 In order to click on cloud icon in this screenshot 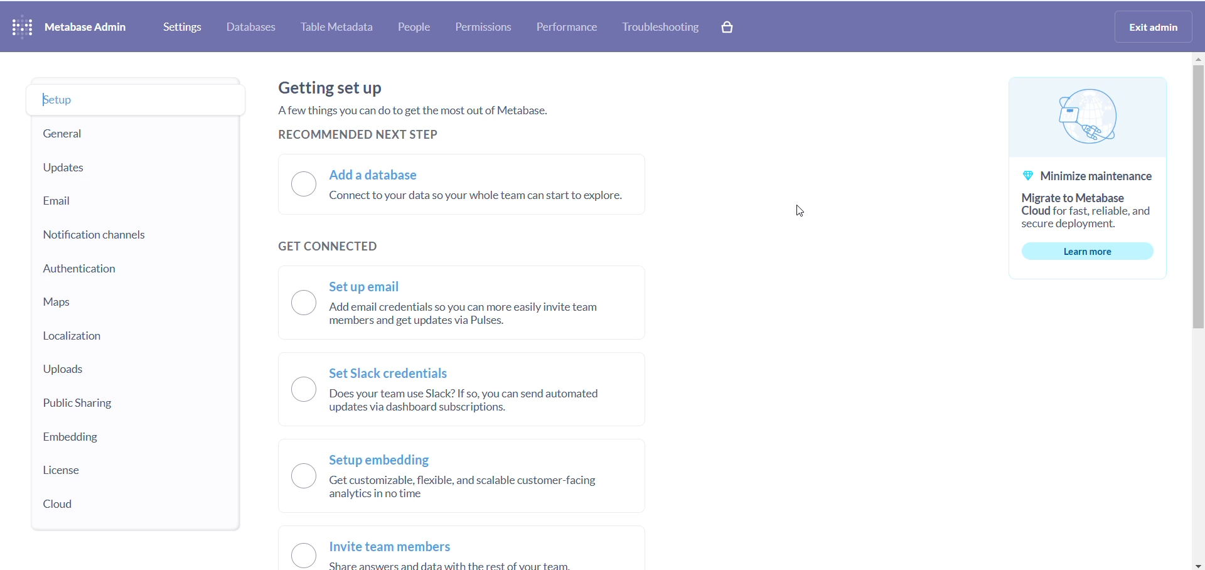, I will do `click(1086, 116)`.